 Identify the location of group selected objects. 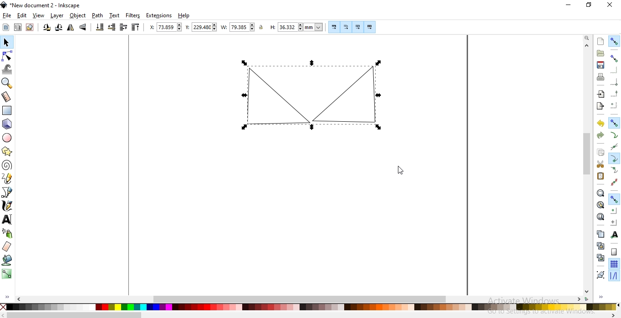
(601, 275).